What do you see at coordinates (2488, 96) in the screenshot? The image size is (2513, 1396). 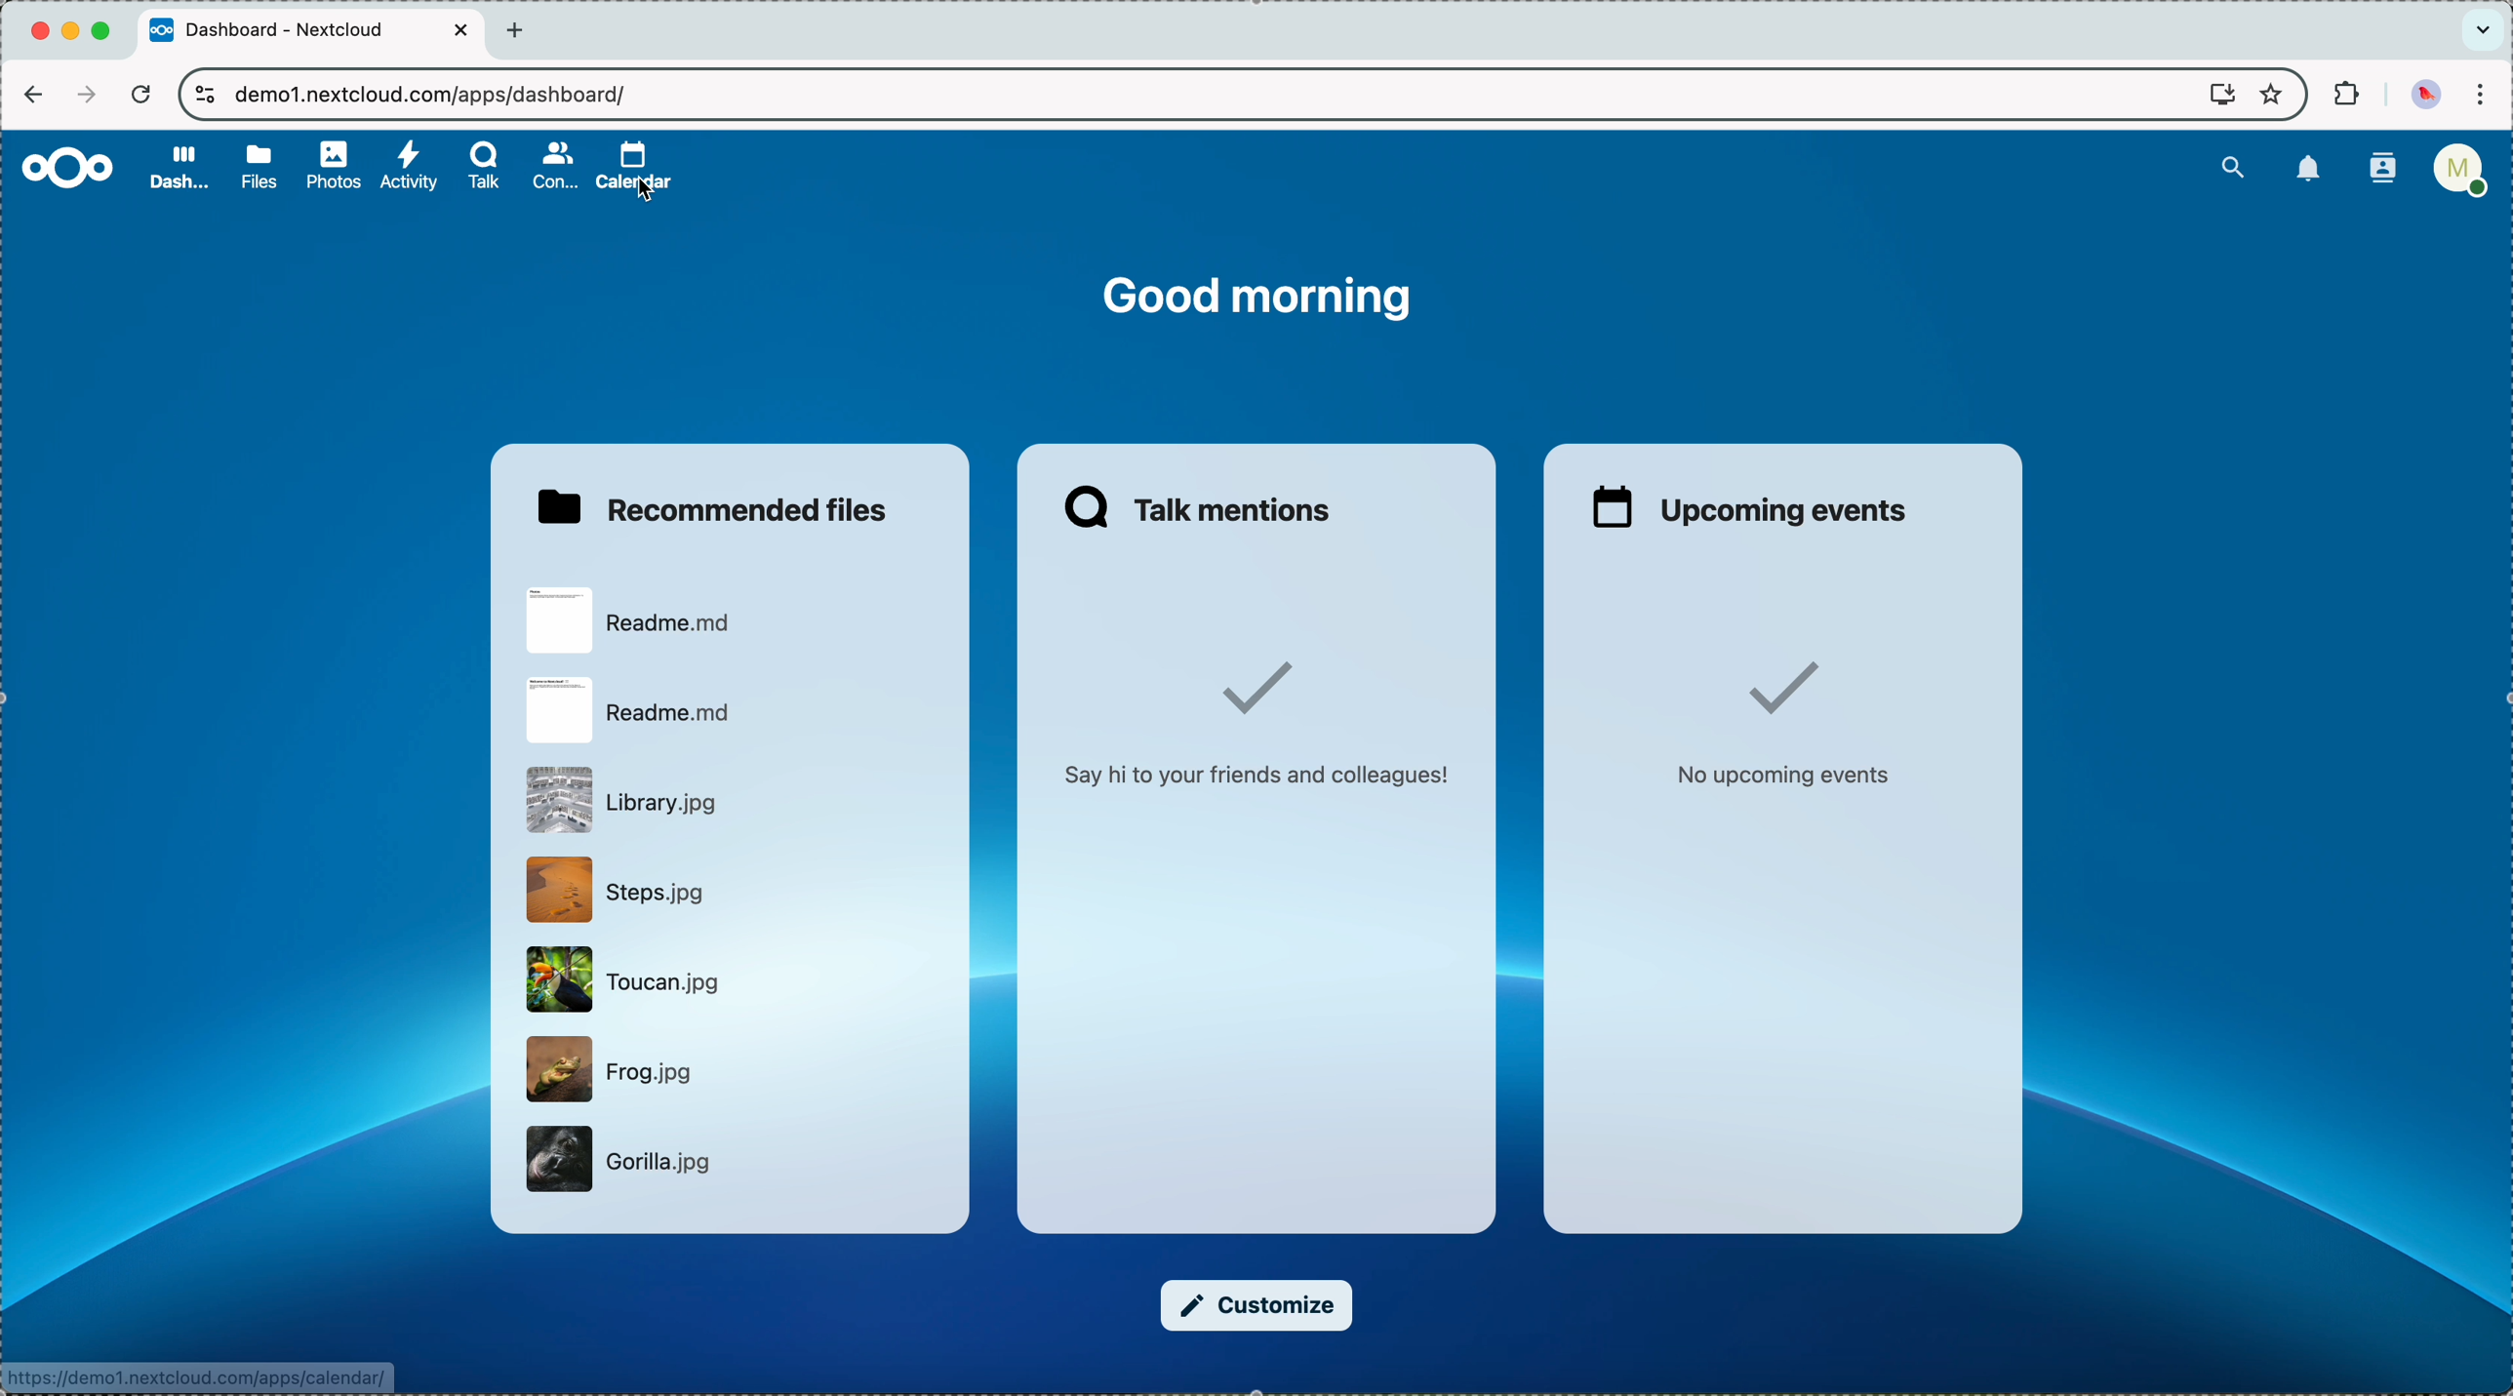 I see `customize and control Google Chrome` at bounding box center [2488, 96].